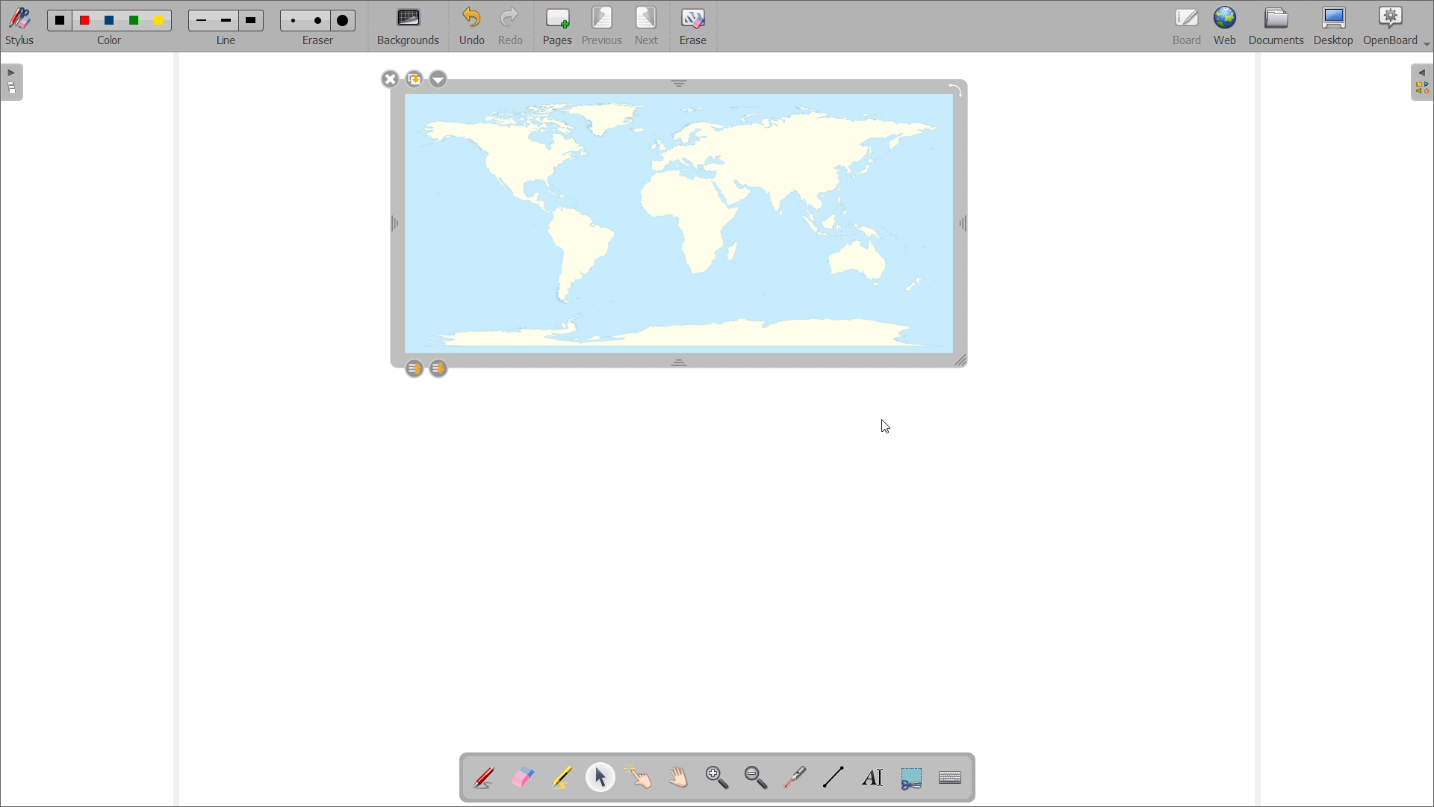  Describe the element at coordinates (884, 427) in the screenshot. I see `cursor` at that location.